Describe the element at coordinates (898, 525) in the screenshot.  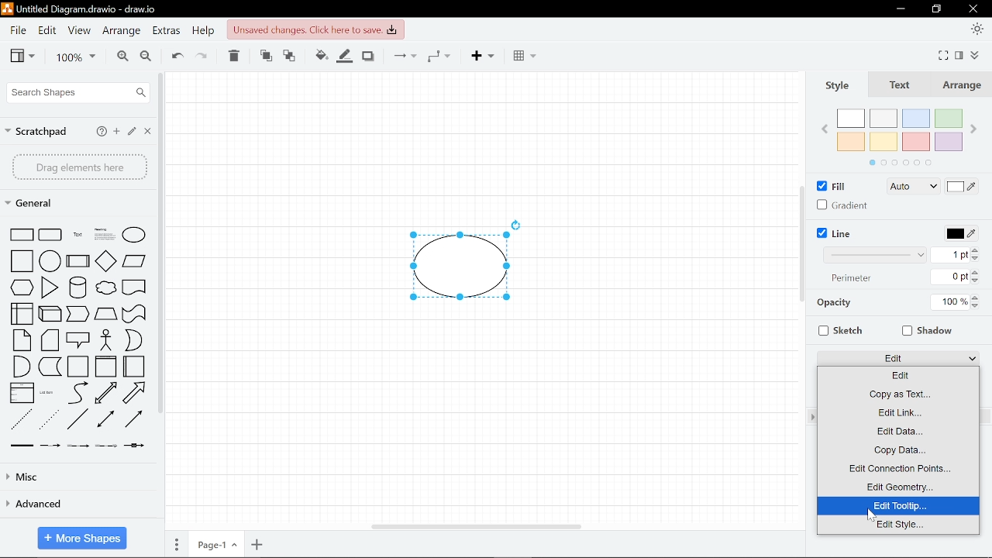
I see `EDIT STYLE` at that location.